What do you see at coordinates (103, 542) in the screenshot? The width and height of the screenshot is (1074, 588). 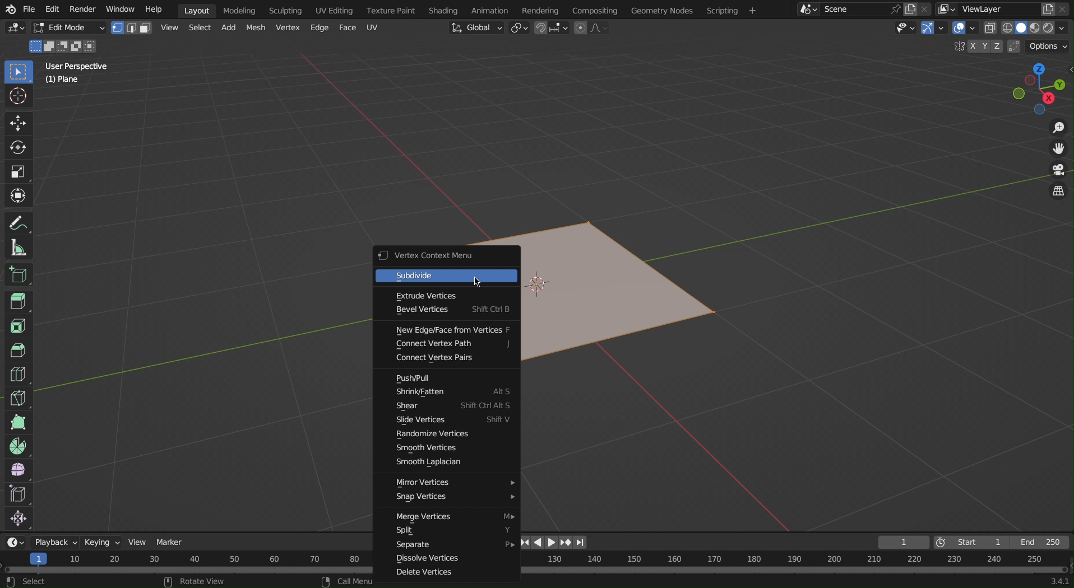 I see `Keying` at bounding box center [103, 542].